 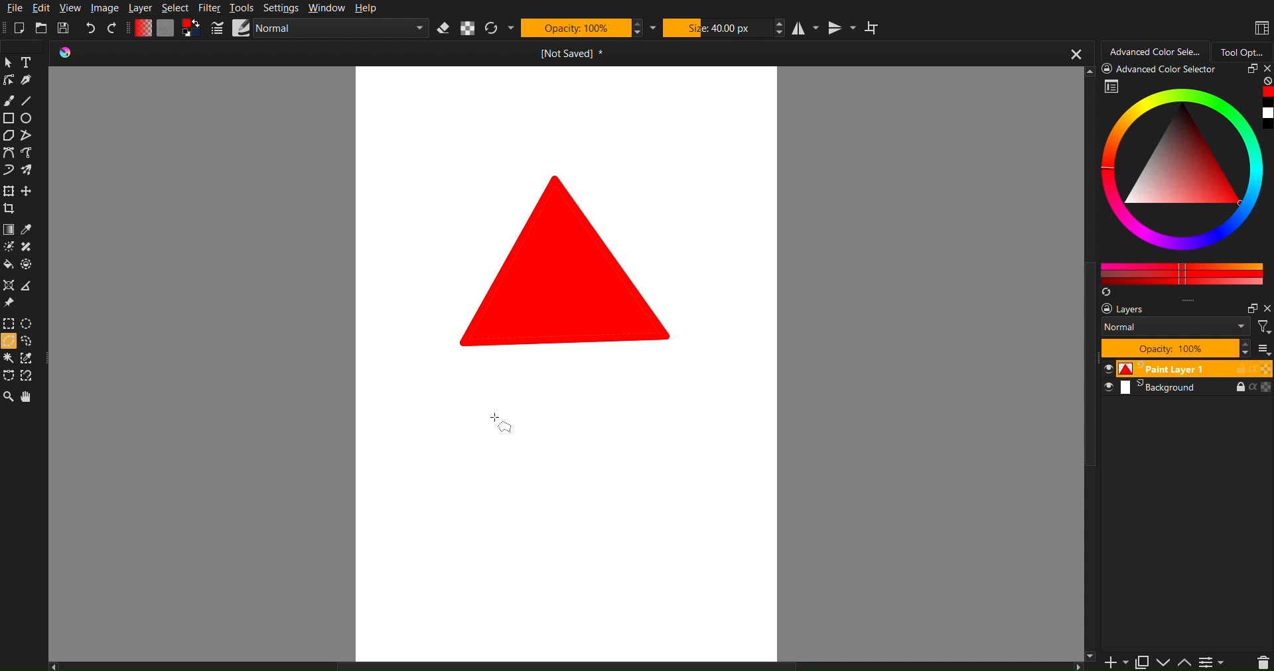 I want to click on wind, so click(x=8, y=360).